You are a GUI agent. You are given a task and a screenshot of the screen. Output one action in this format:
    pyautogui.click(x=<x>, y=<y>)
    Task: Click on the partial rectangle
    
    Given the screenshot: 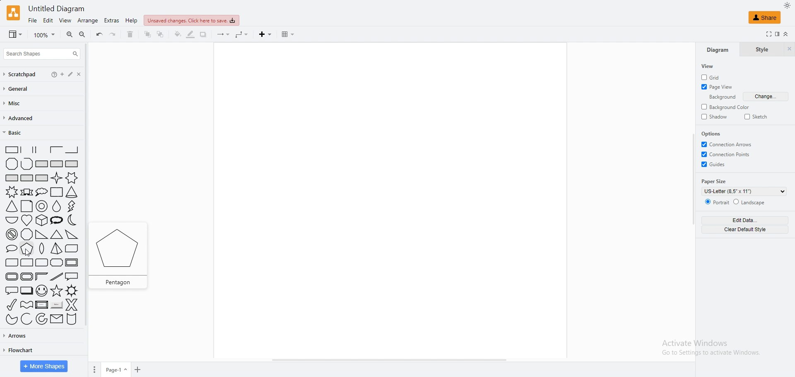 What is the action you would take?
    pyautogui.click(x=56, y=150)
    